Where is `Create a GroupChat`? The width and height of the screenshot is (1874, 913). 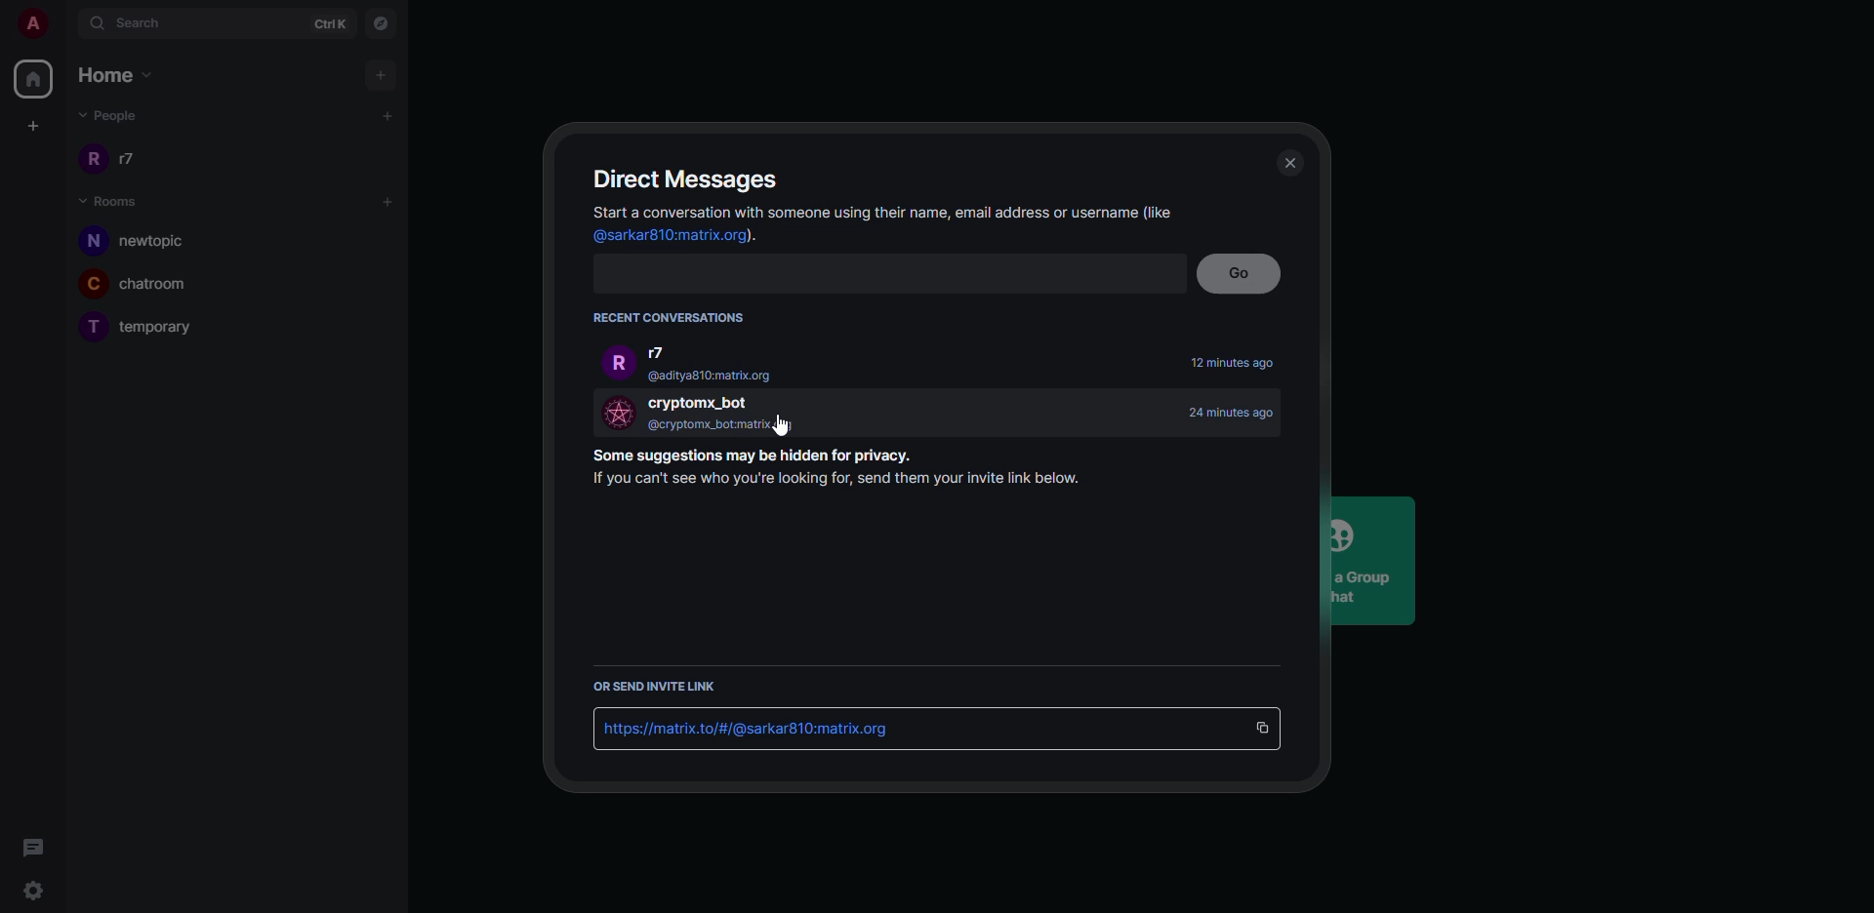
Create a GroupChat is located at coordinates (1368, 558).